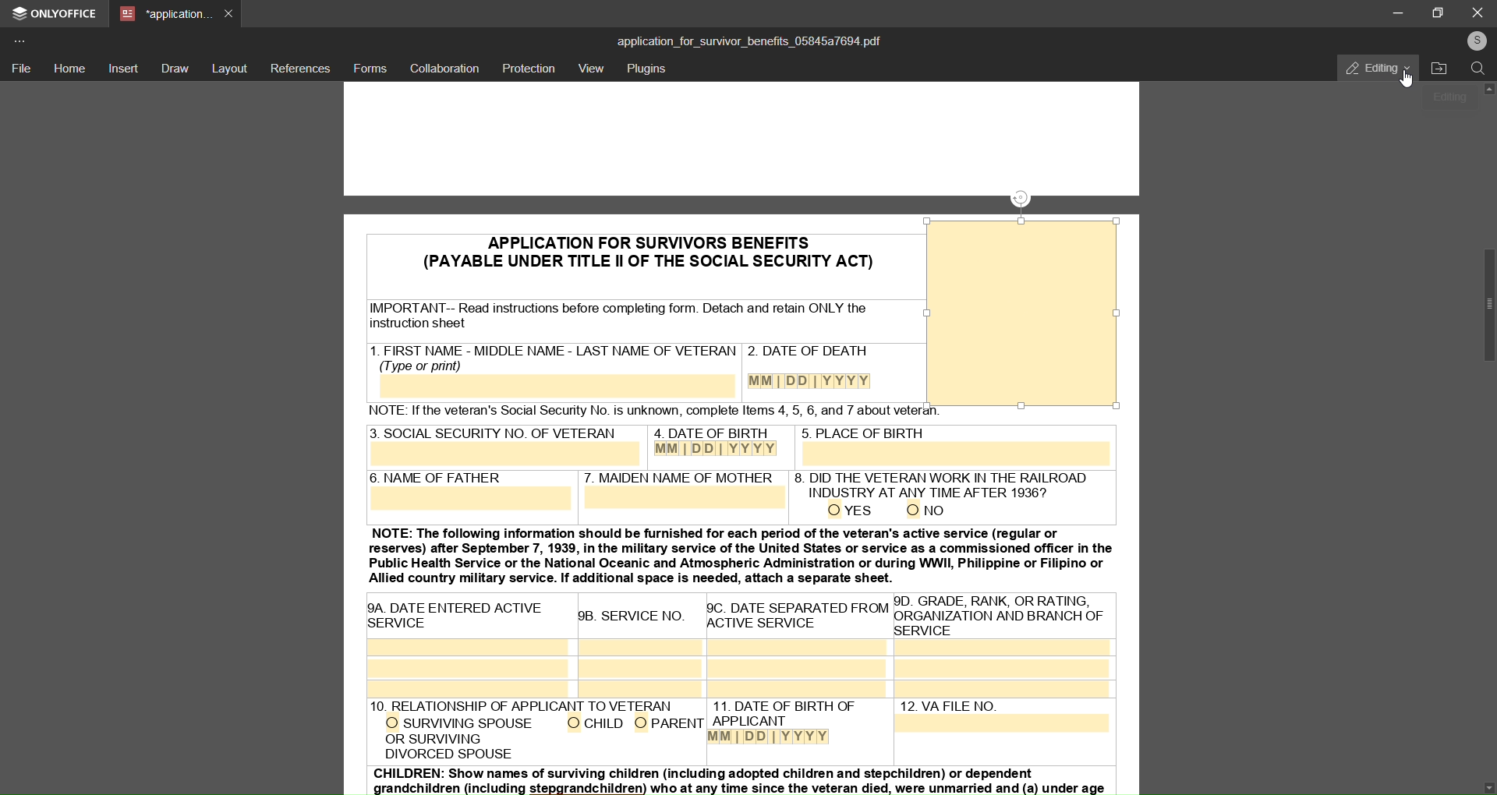 Image resolution: width=1497 pixels, height=795 pixels. I want to click on close tab, so click(230, 12).